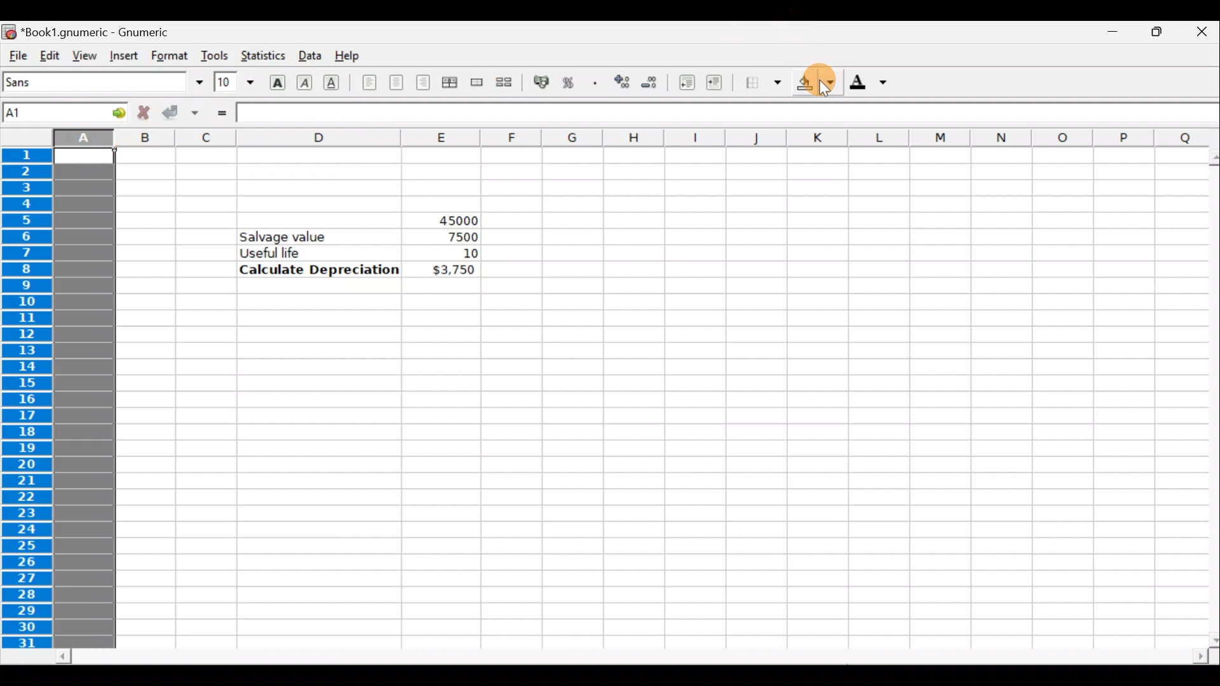 The width and height of the screenshot is (1220, 686). I want to click on Split merged range of cells, so click(505, 81).